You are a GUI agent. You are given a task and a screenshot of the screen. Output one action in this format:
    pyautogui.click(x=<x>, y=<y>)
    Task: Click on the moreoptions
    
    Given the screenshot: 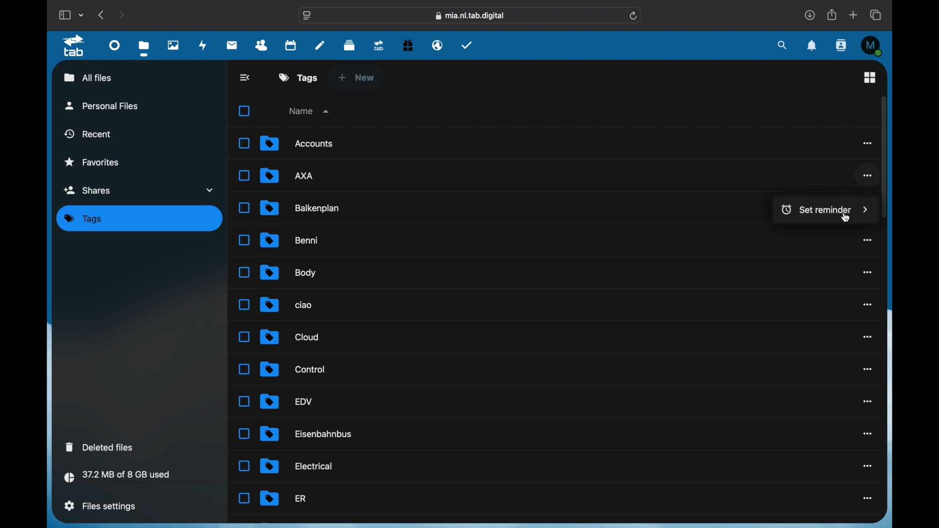 What is the action you would take?
    pyautogui.click(x=868, y=337)
    